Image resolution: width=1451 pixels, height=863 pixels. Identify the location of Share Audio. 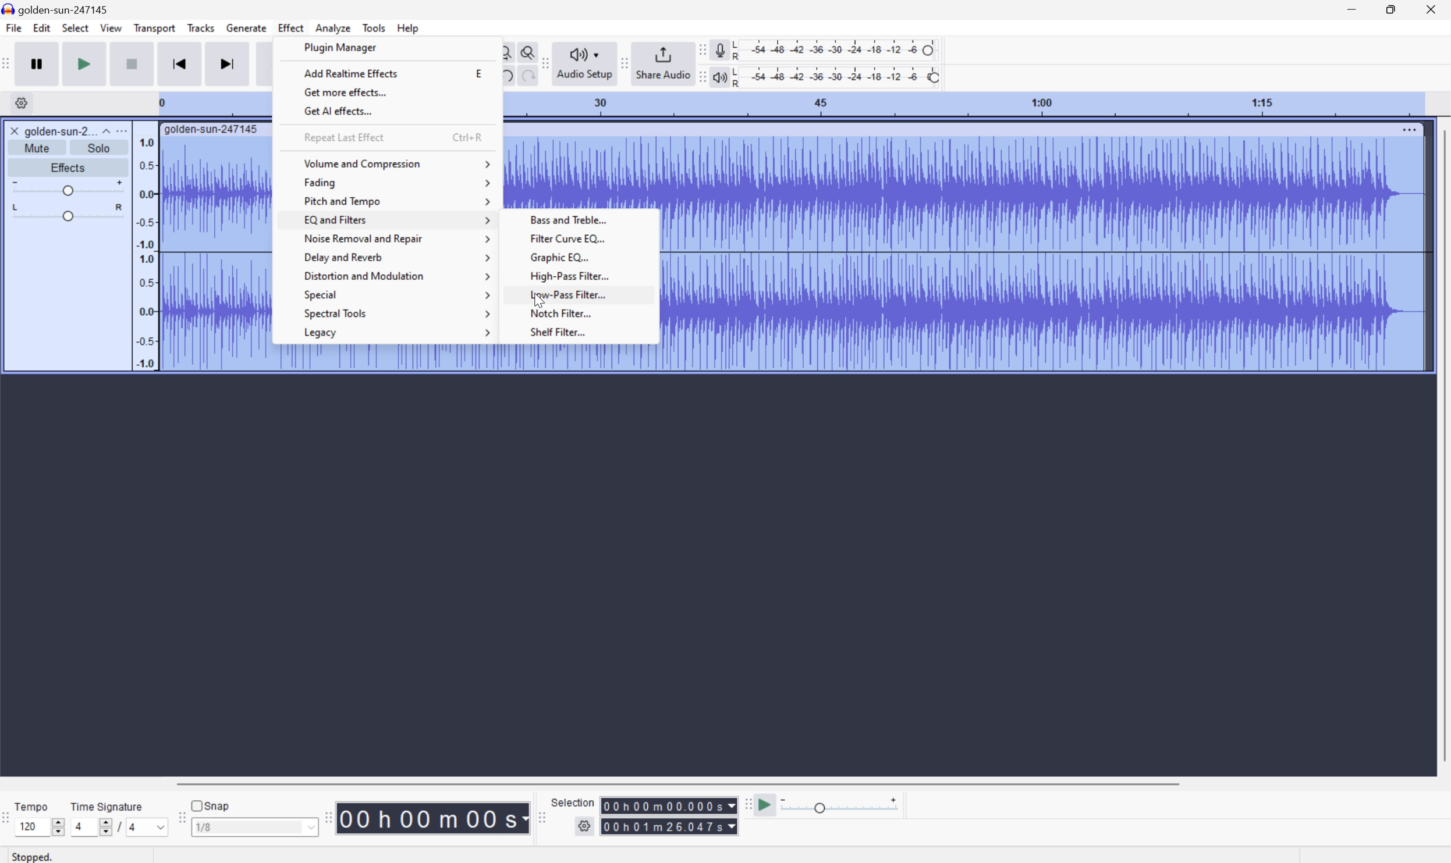
(662, 62).